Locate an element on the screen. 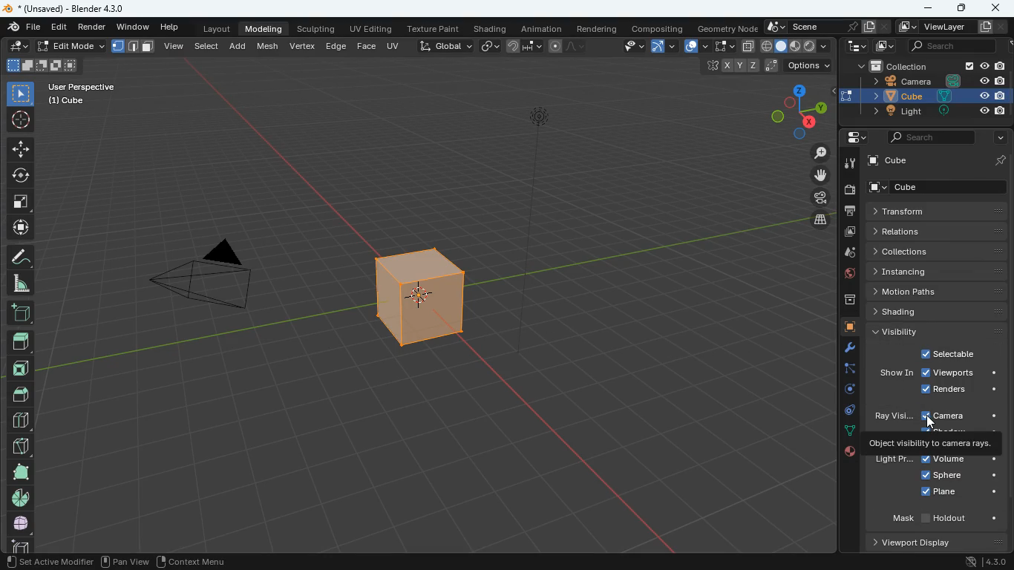 The width and height of the screenshot is (1014, 570). add is located at coordinates (238, 47).